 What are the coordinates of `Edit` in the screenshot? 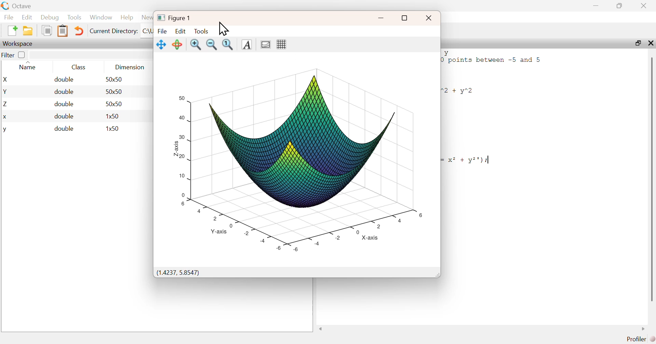 It's located at (27, 17).